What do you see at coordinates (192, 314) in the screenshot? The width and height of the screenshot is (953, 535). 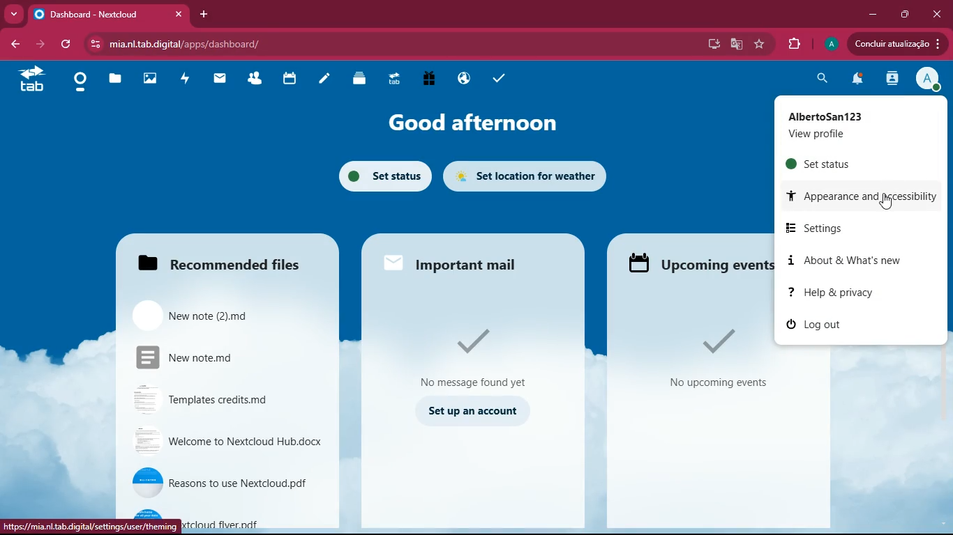 I see `New note (2).md` at bounding box center [192, 314].